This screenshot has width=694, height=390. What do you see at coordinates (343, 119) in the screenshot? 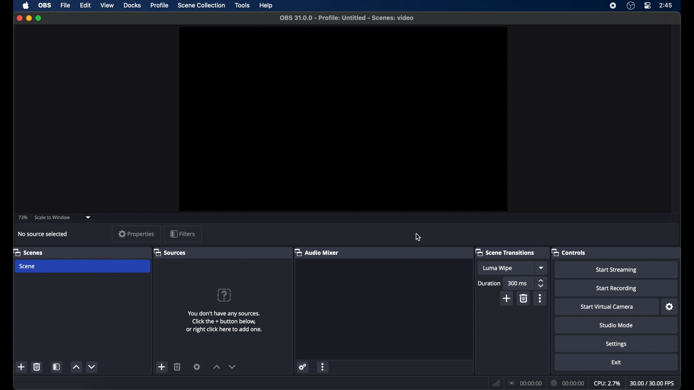
I see `preview` at bounding box center [343, 119].